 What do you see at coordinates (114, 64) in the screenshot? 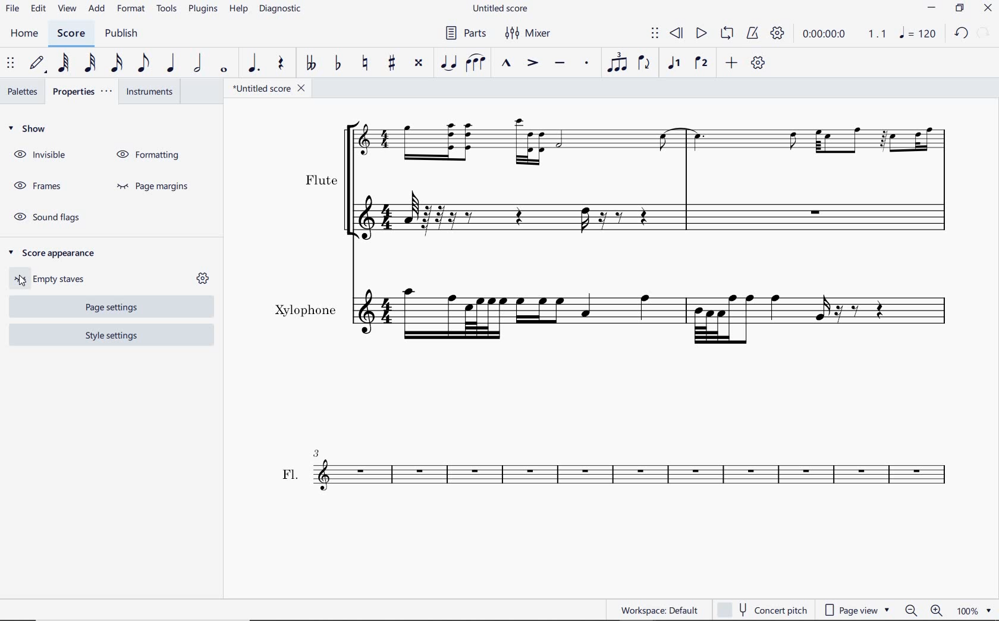
I see `16TH NOTE` at bounding box center [114, 64].